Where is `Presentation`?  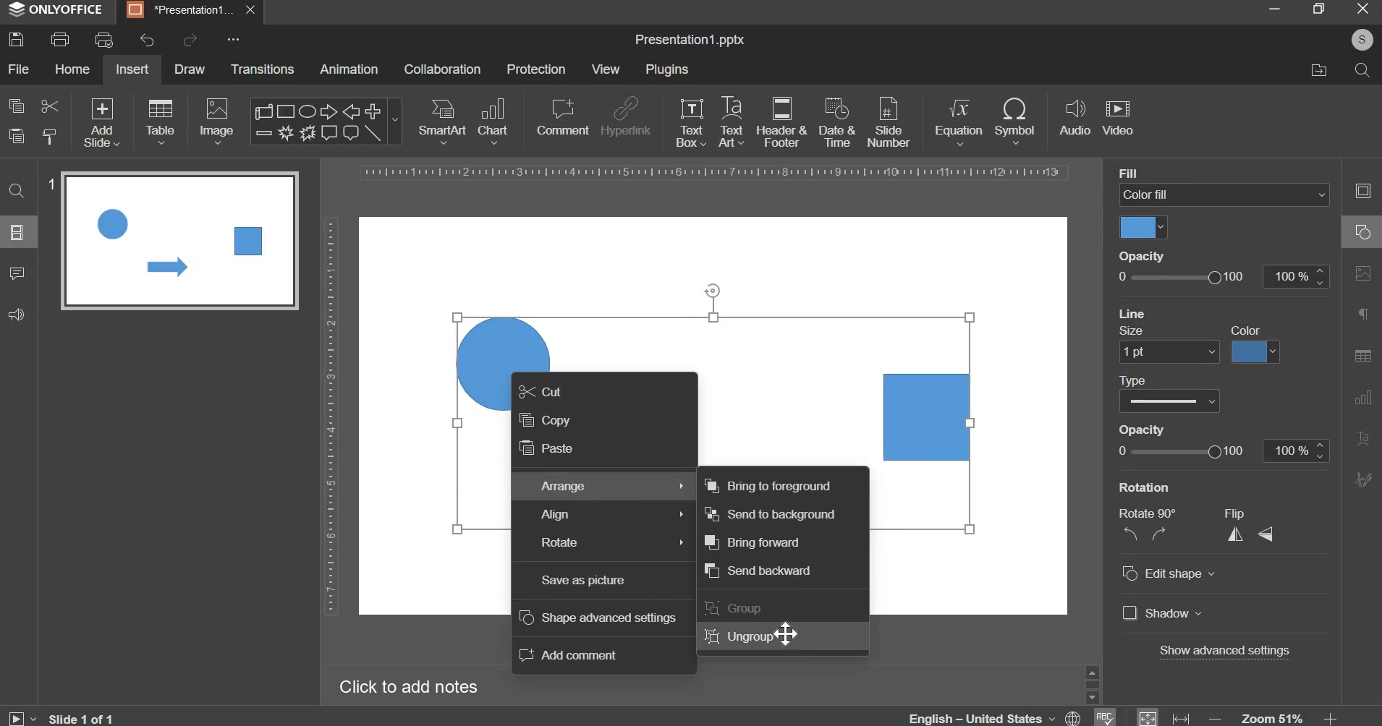
Presentation is located at coordinates (181, 11).